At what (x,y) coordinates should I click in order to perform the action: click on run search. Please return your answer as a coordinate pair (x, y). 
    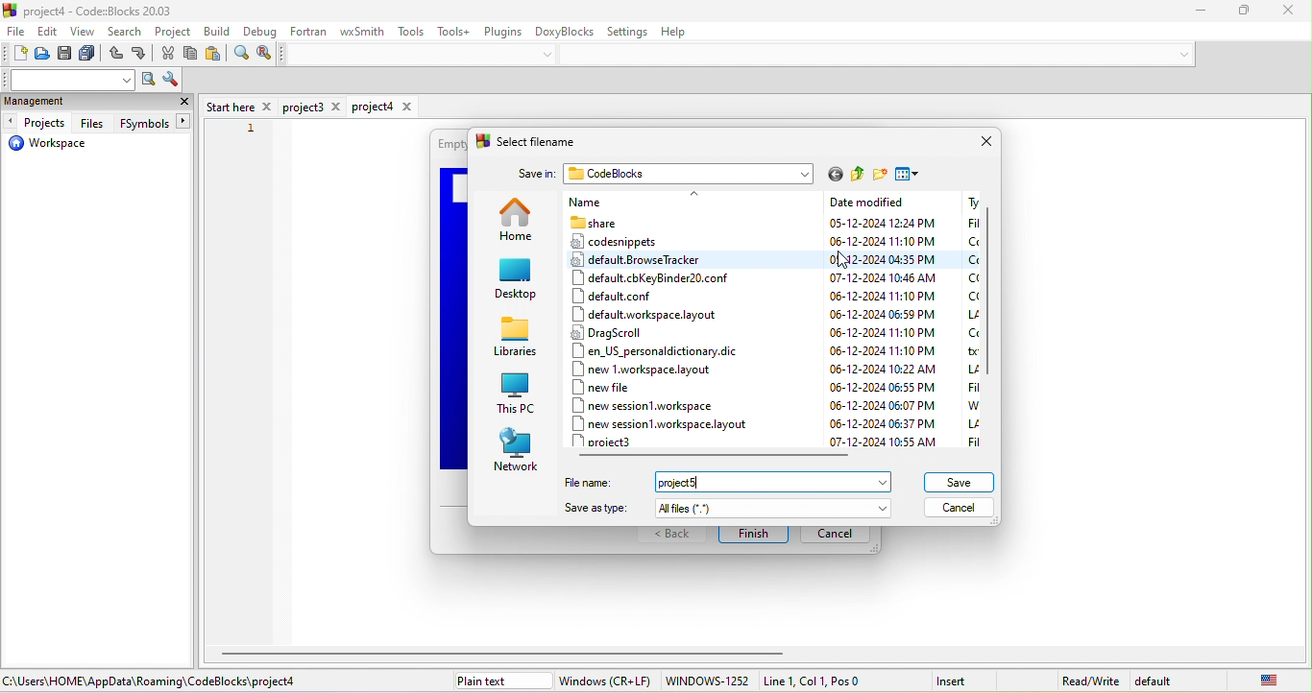
    Looking at the image, I should click on (148, 81).